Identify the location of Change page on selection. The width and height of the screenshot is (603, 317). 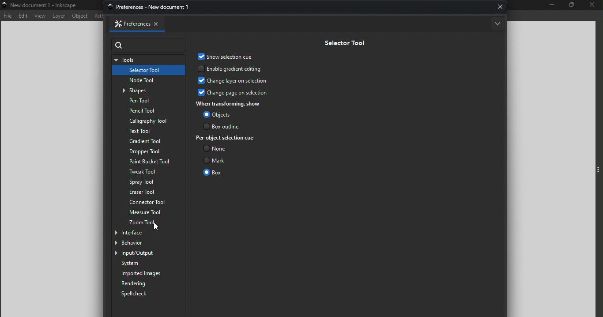
(236, 93).